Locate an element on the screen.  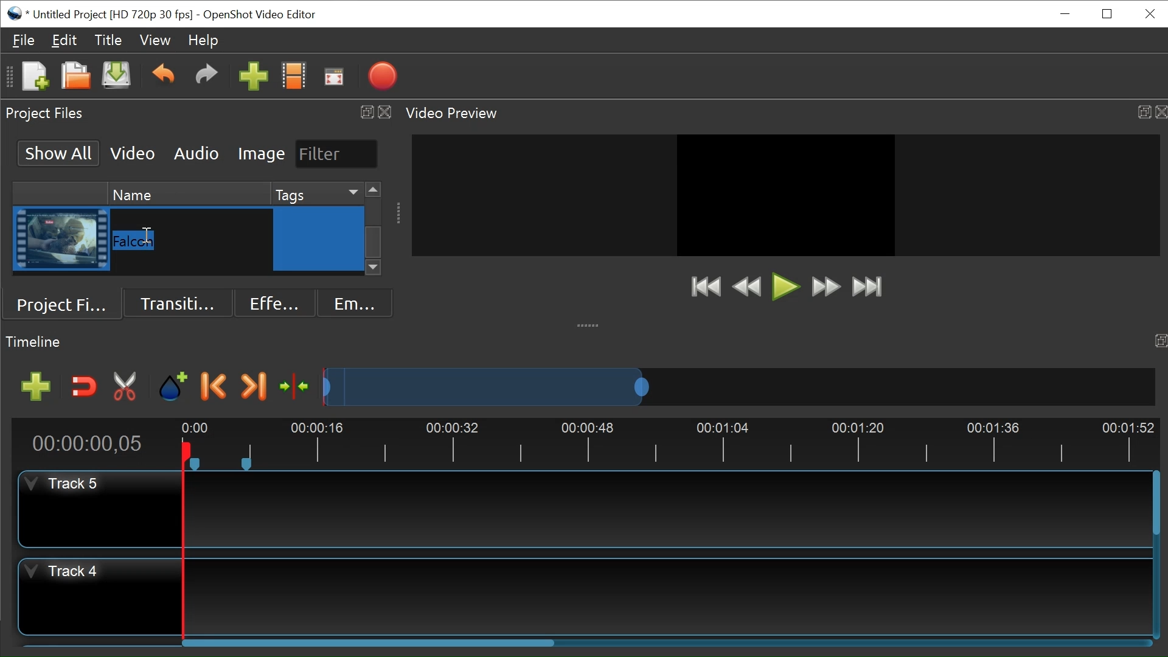
OpenShot Desktop icon is located at coordinates (15, 12).